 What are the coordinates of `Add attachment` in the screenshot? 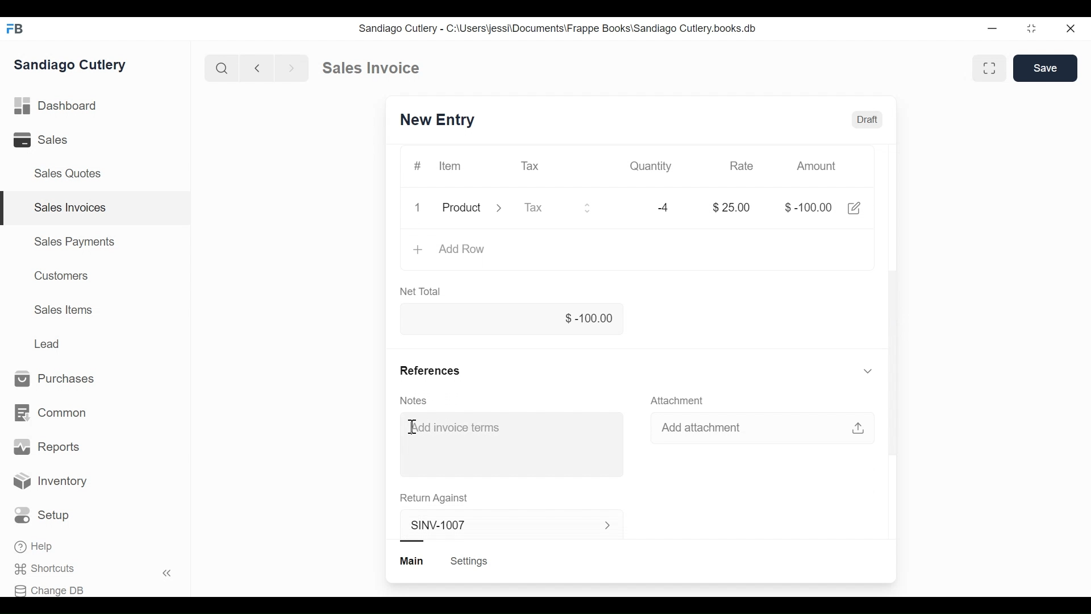 It's located at (765, 430).